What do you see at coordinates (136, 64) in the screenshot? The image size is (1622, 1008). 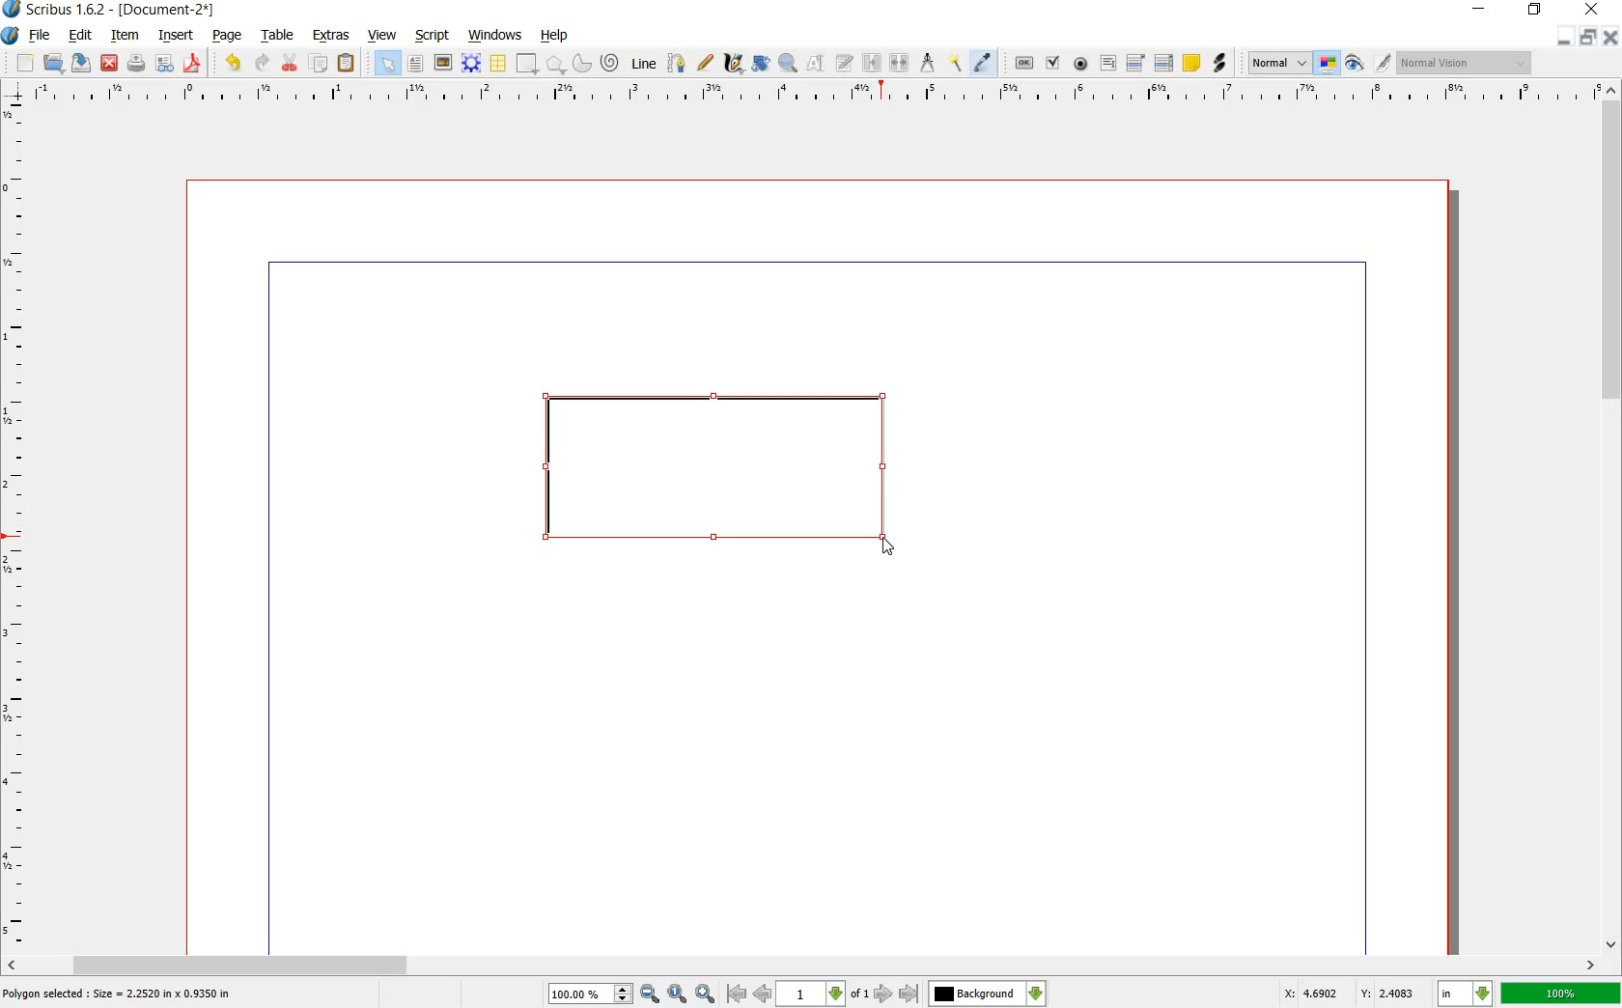 I see `PRINT` at bounding box center [136, 64].